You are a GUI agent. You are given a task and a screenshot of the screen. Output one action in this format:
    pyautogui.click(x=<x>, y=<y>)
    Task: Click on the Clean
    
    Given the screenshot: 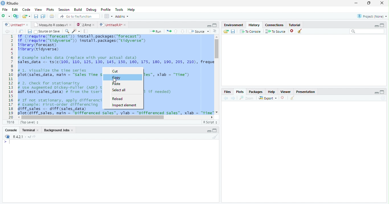 What is the action you would take?
    pyautogui.click(x=292, y=98)
    